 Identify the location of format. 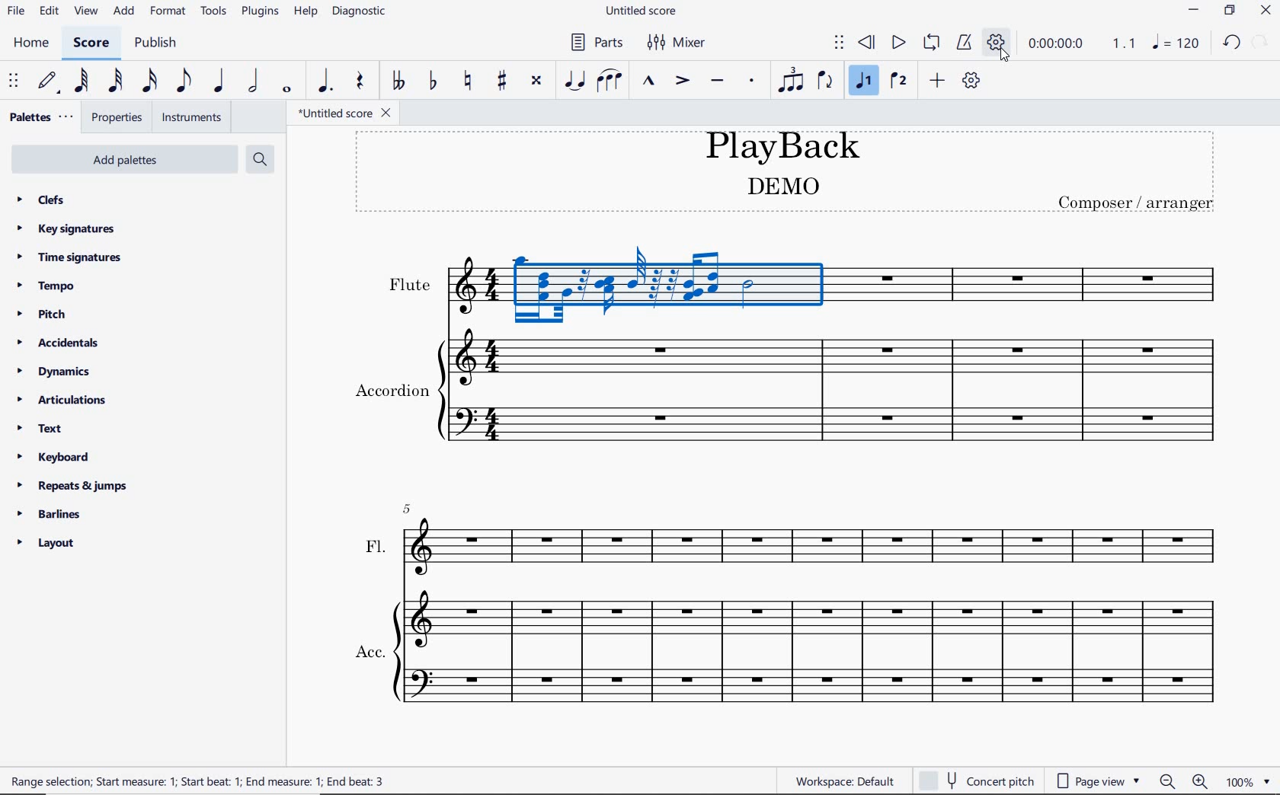
(169, 10).